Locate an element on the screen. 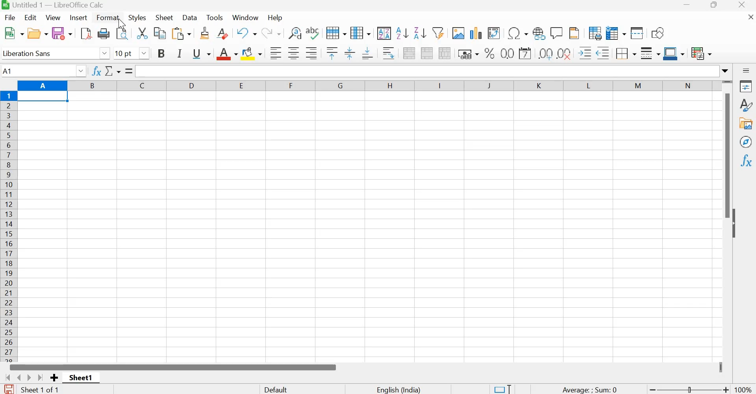 Image resolution: width=756 pixels, height=394 pixels. Spelling is located at coordinates (313, 33).